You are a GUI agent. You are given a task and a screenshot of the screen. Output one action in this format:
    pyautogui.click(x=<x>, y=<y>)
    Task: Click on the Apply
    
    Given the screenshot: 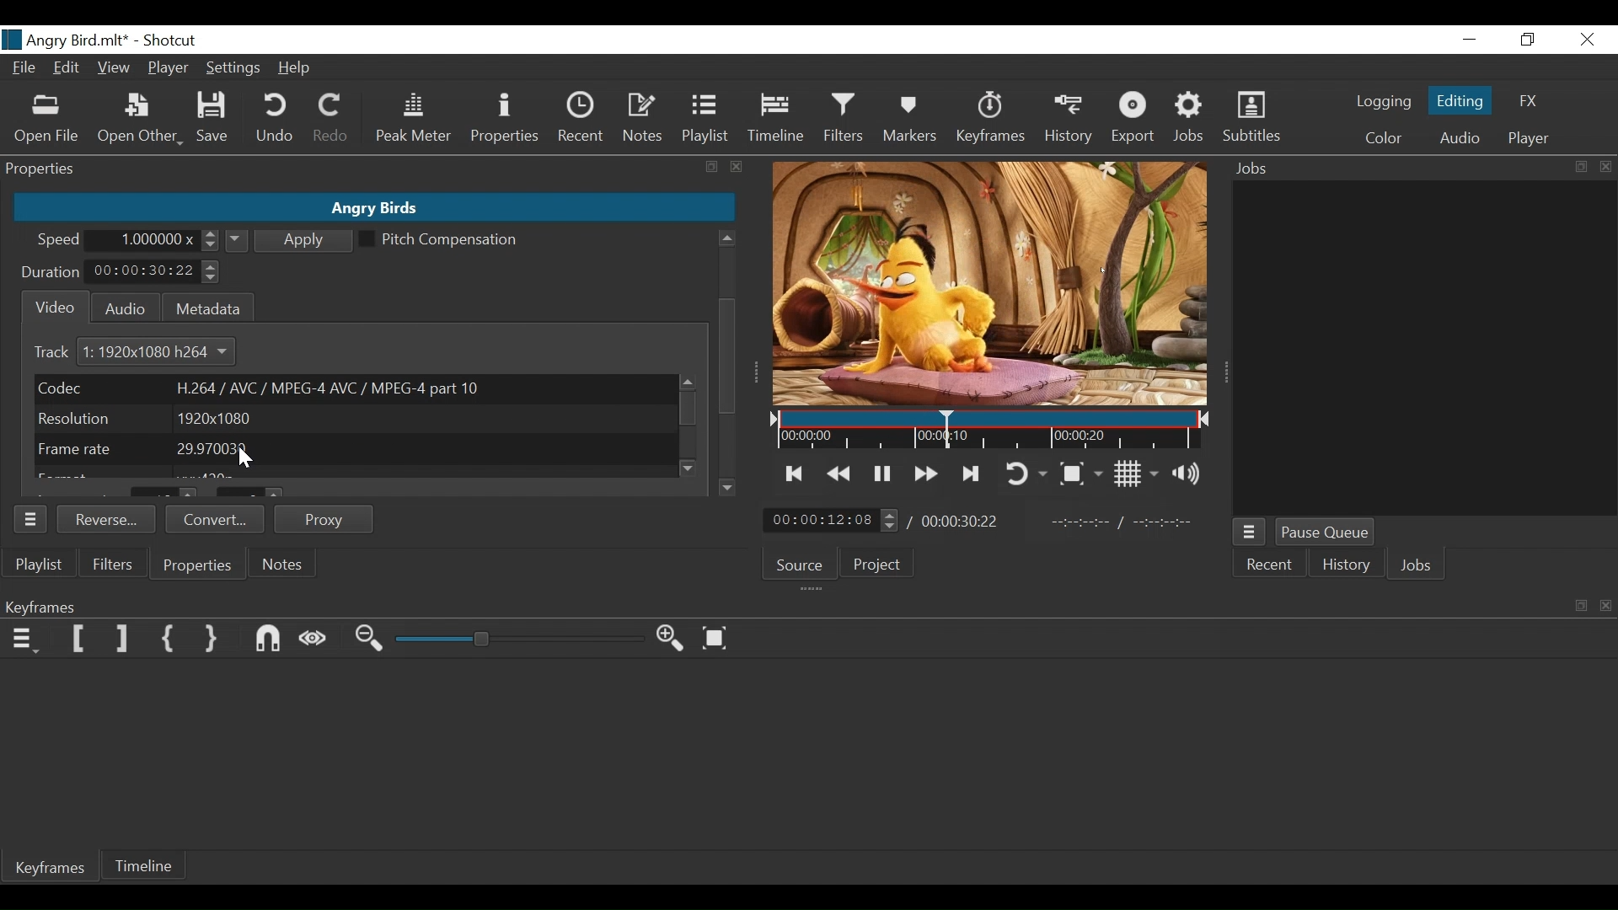 What is the action you would take?
    pyautogui.click(x=291, y=239)
    